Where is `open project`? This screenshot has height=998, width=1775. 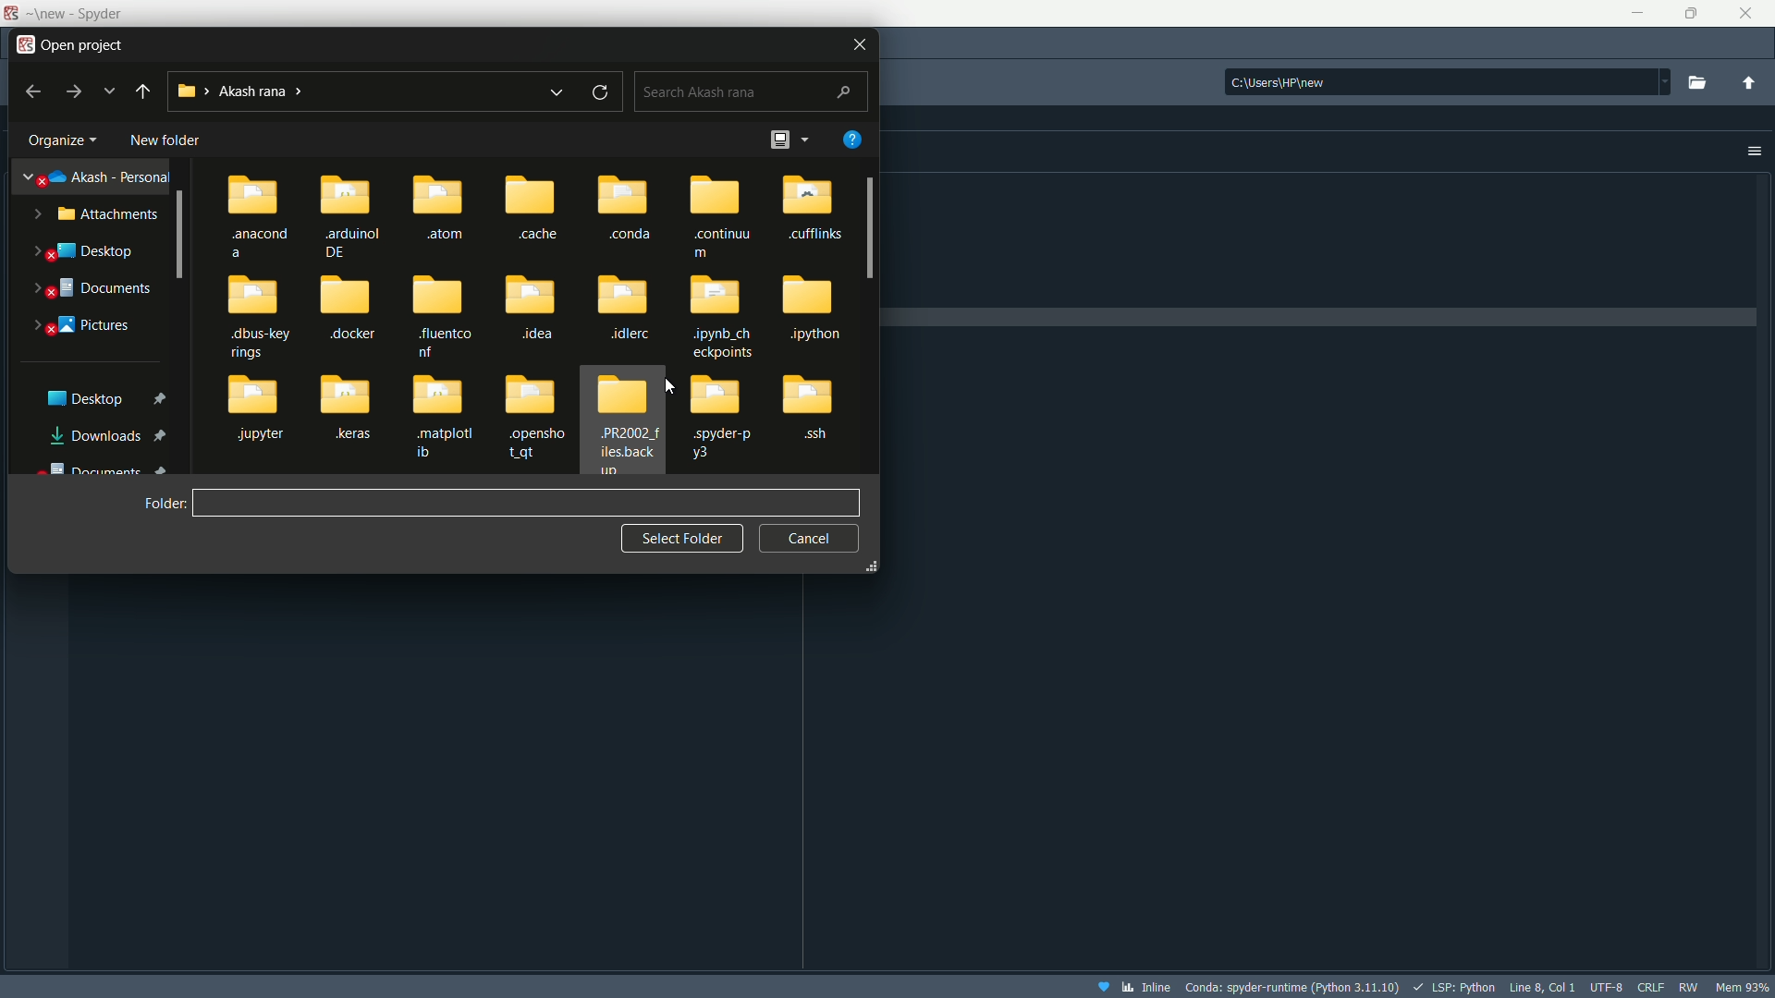 open project is located at coordinates (86, 45).